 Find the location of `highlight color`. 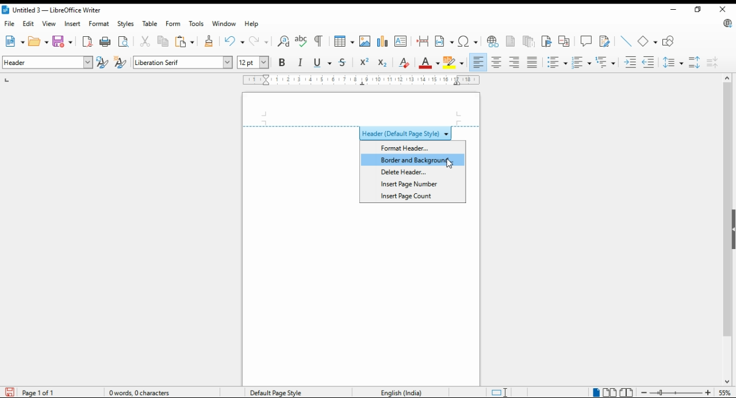

highlight color is located at coordinates (455, 63).